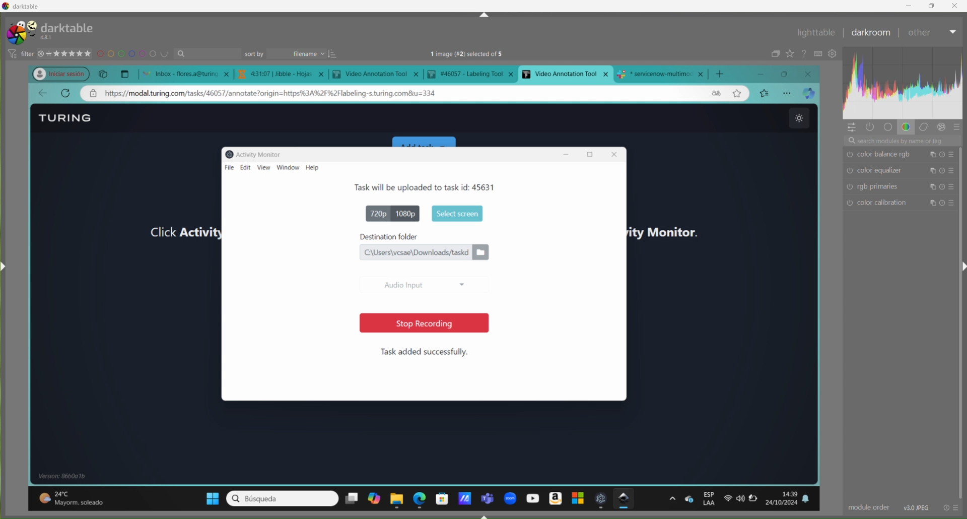 The height and width of the screenshot is (519, 967). Describe the element at coordinates (55, 73) in the screenshot. I see `profile` at that location.